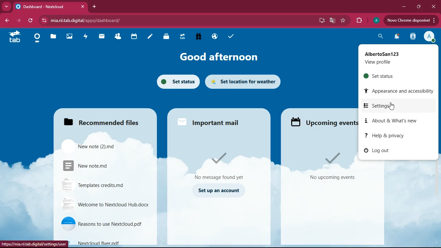 The image size is (441, 248). Describe the element at coordinates (396, 37) in the screenshot. I see `notifications` at that location.